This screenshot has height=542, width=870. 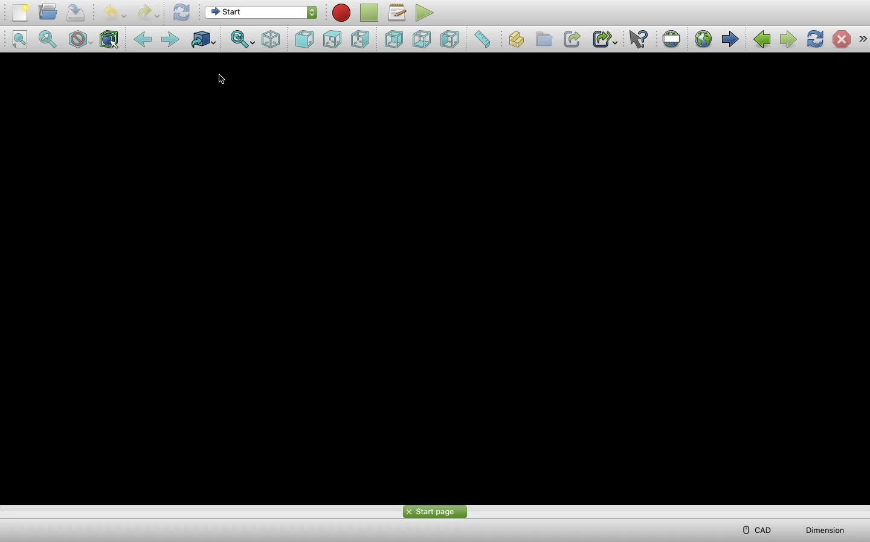 What do you see at coordinates (604, 39) in the screenshot?
I see `Make Sub Link` at bounding box center [604, 39].